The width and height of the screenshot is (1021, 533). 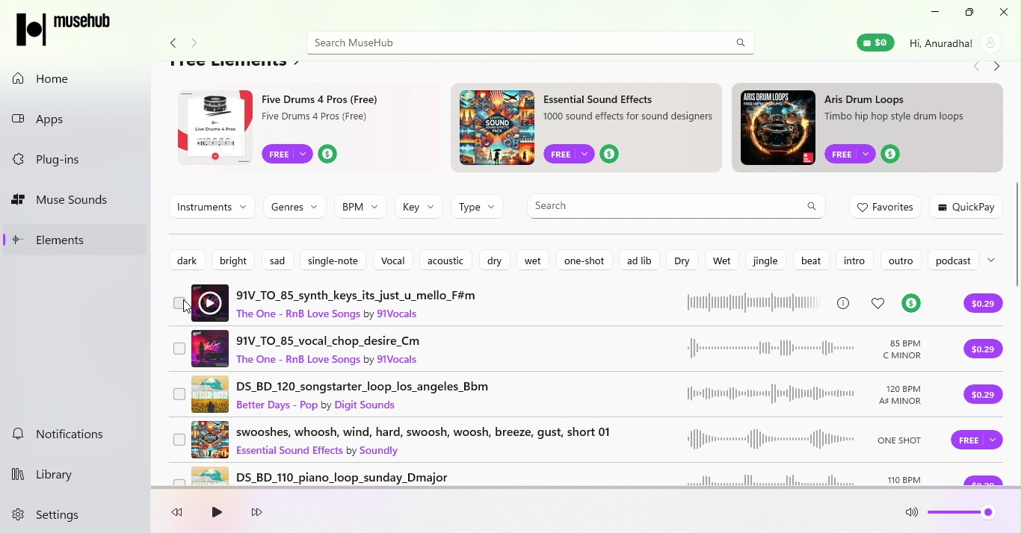 I want to click on dry, so click(x=496, y=261).